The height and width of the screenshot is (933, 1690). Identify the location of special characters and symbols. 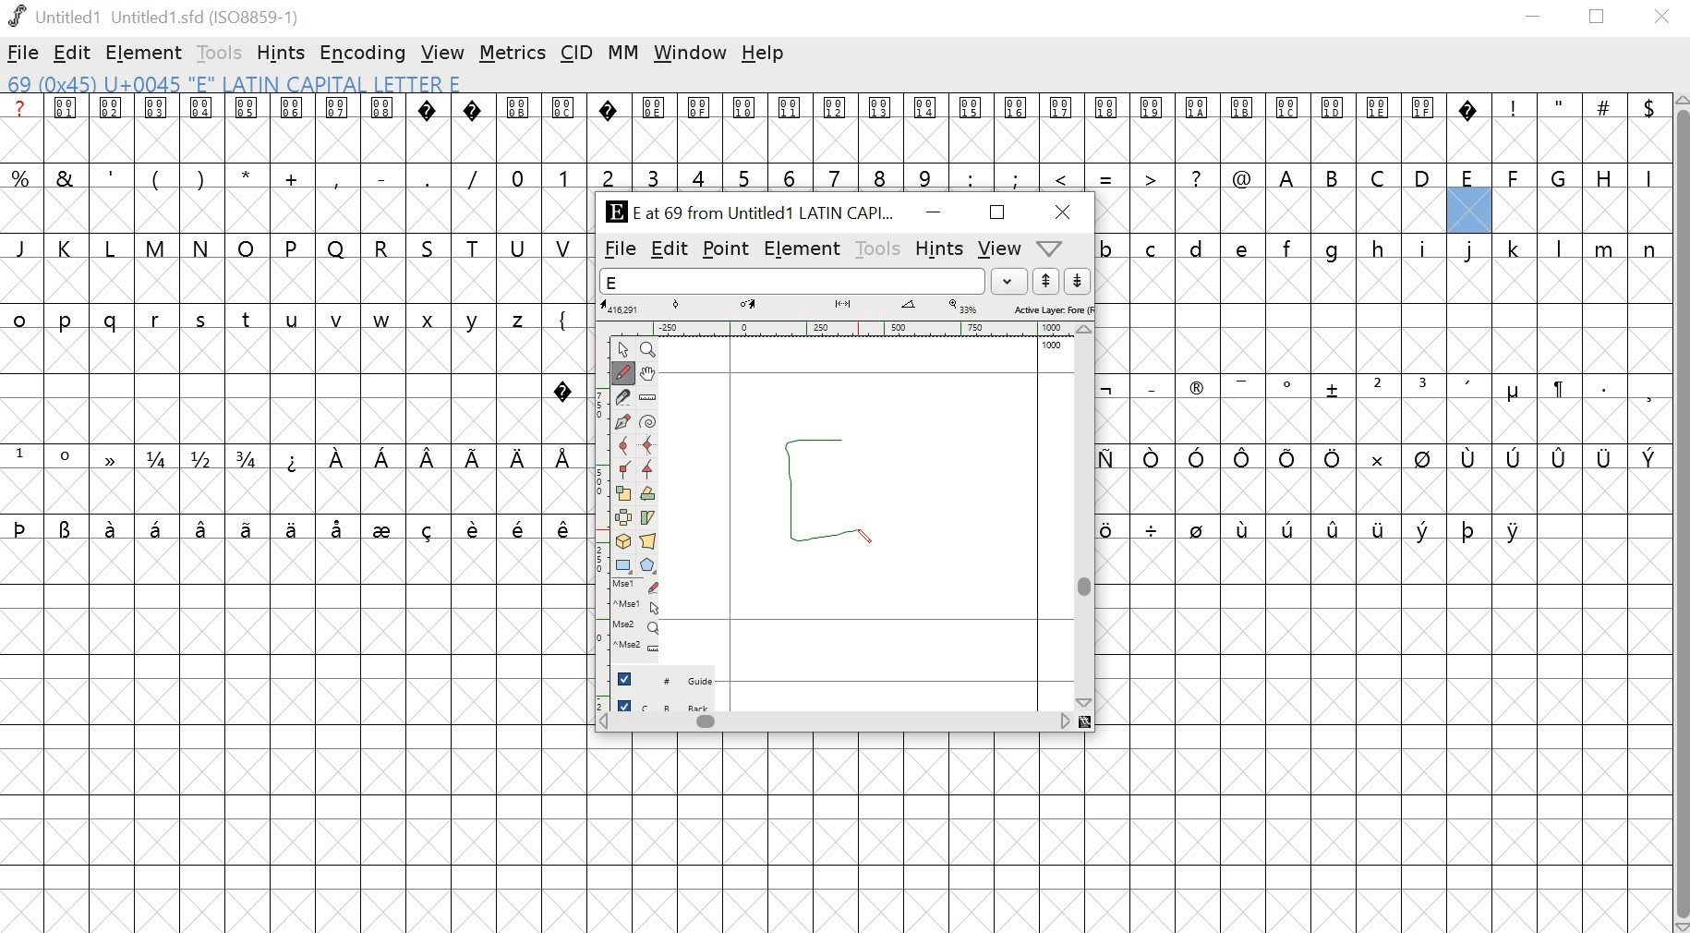
(835, 109).